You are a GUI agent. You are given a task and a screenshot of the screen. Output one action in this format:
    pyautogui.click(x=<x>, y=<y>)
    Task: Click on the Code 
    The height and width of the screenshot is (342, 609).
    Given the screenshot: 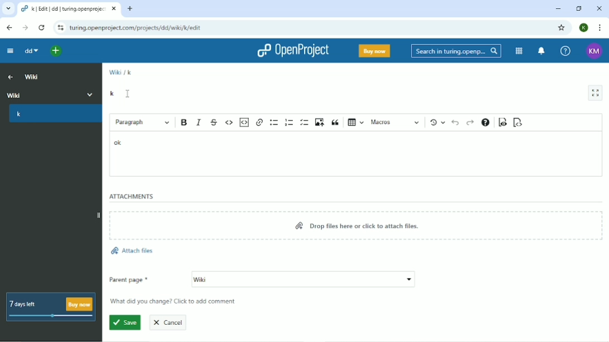 What is the action you would take?
    pyautogui.click(x=229, y=121)
    